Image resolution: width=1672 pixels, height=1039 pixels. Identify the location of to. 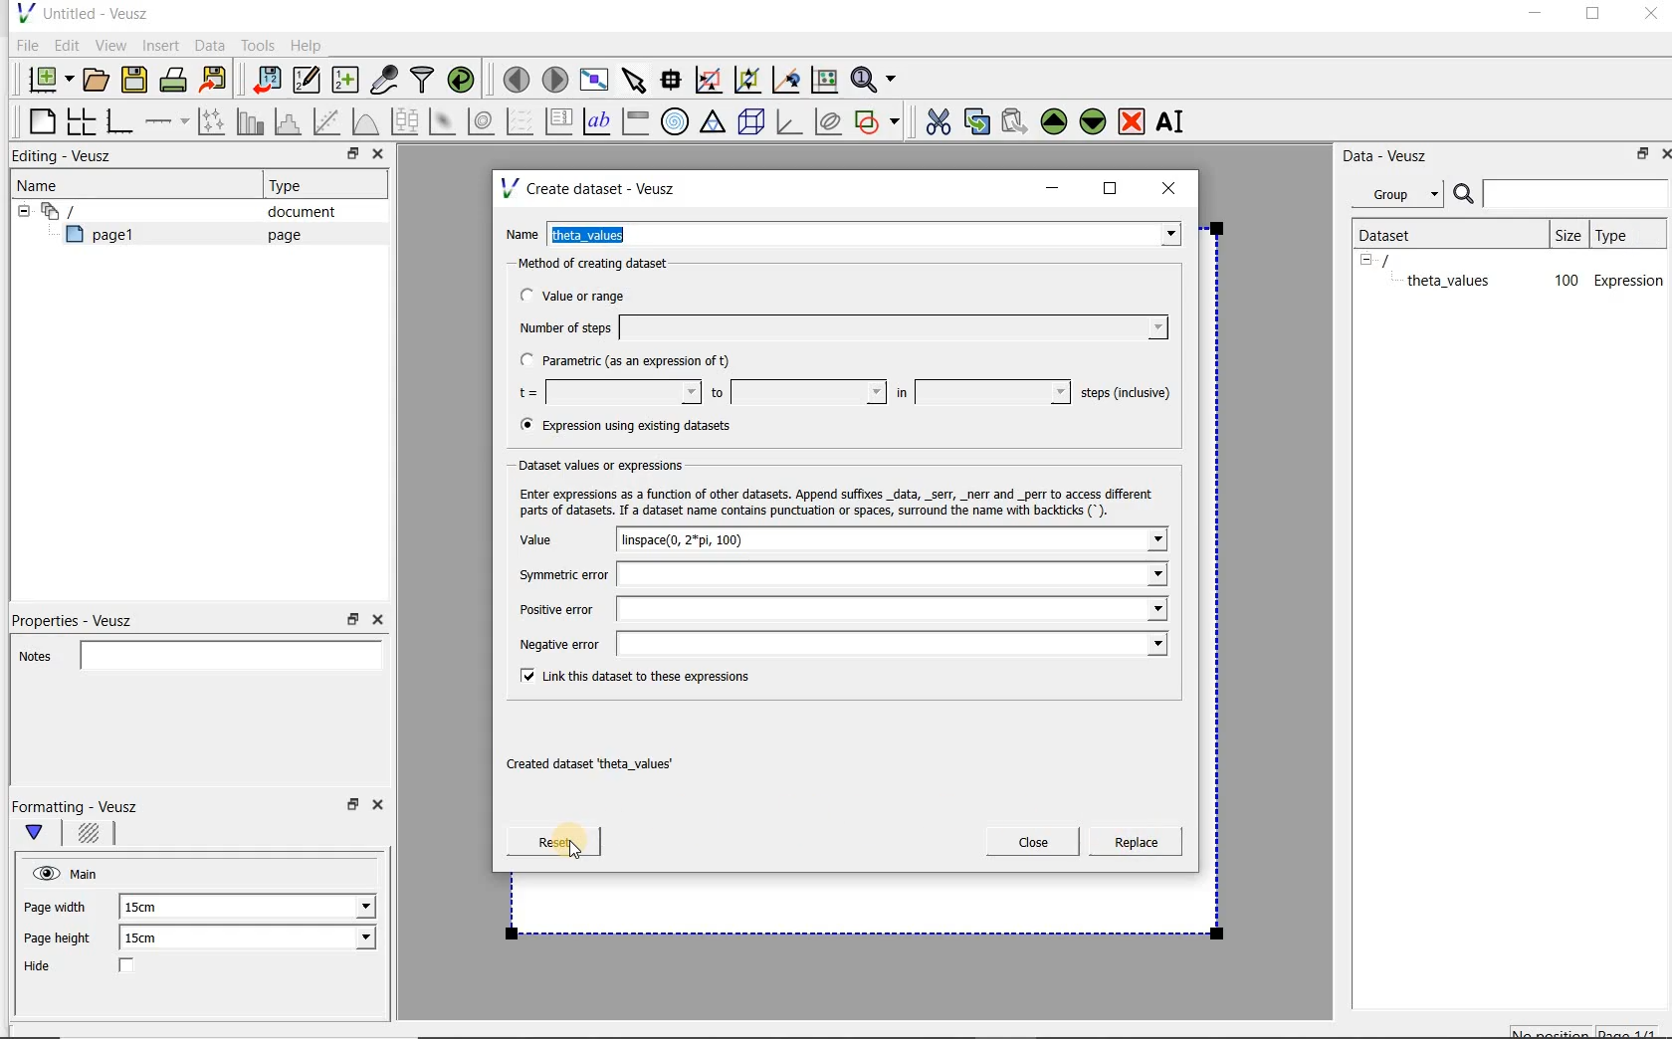
(796, 392).